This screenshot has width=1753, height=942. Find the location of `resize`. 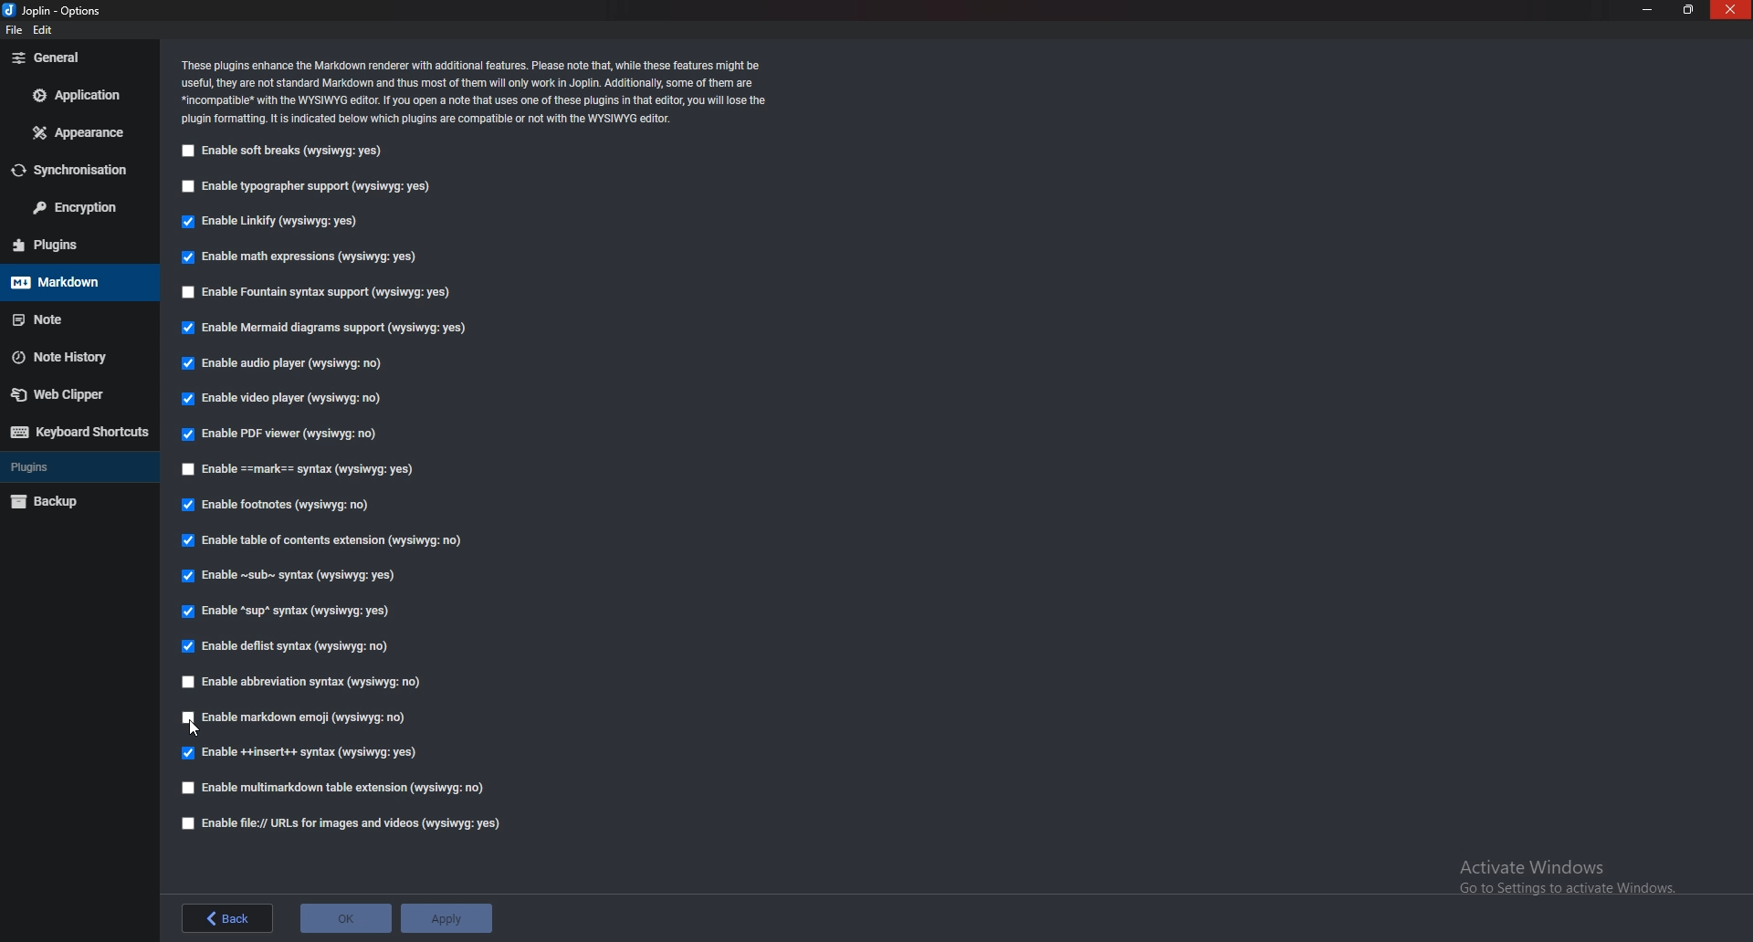

resize is located at coordinates (1688, 9).